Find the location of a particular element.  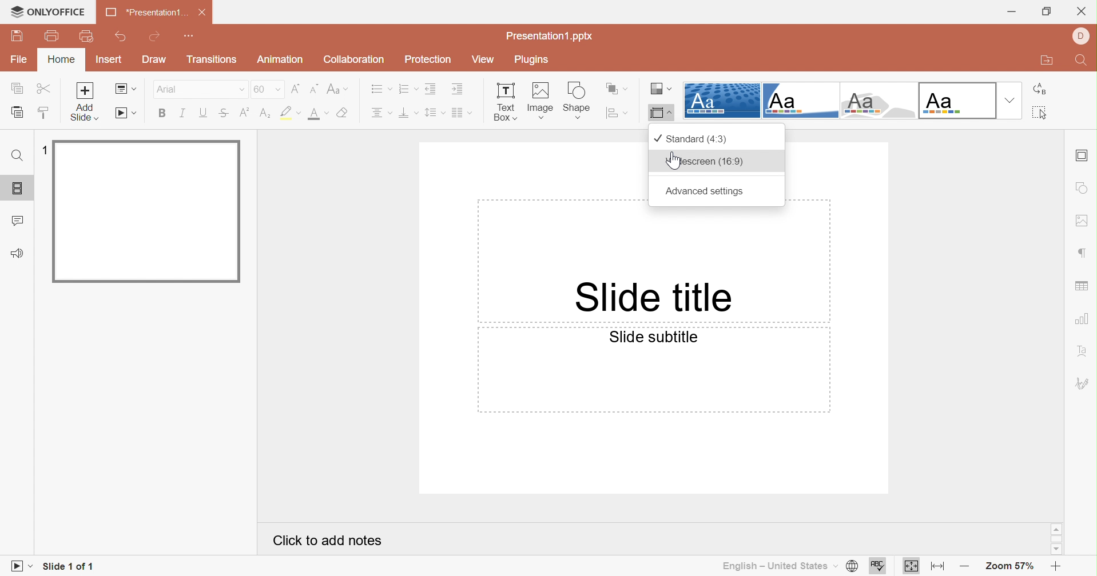

Copy style is located at coordinates (45, 112).